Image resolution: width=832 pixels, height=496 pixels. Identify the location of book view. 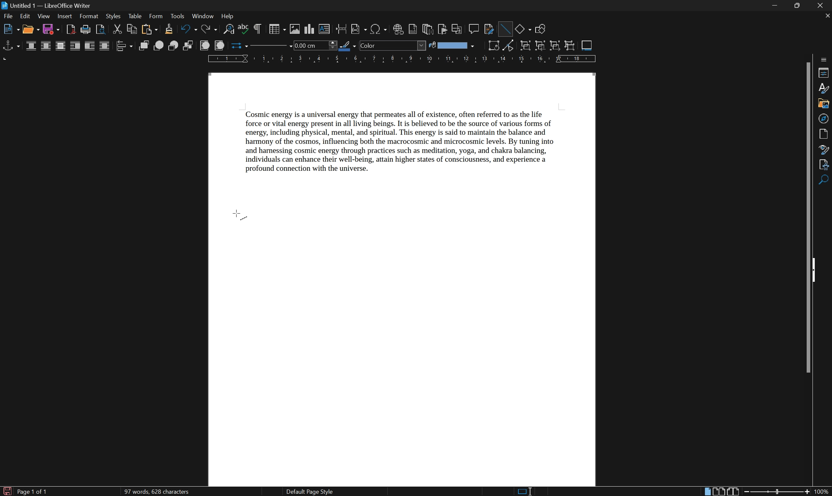
(733, 491).